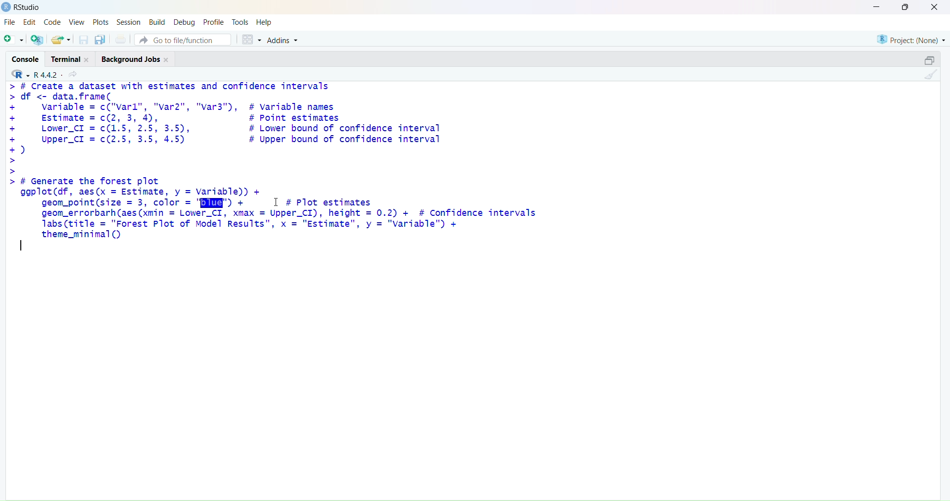 The width and height of the screenshot is (950, 501). I want to click on Go to file/function, so click(182, 40).